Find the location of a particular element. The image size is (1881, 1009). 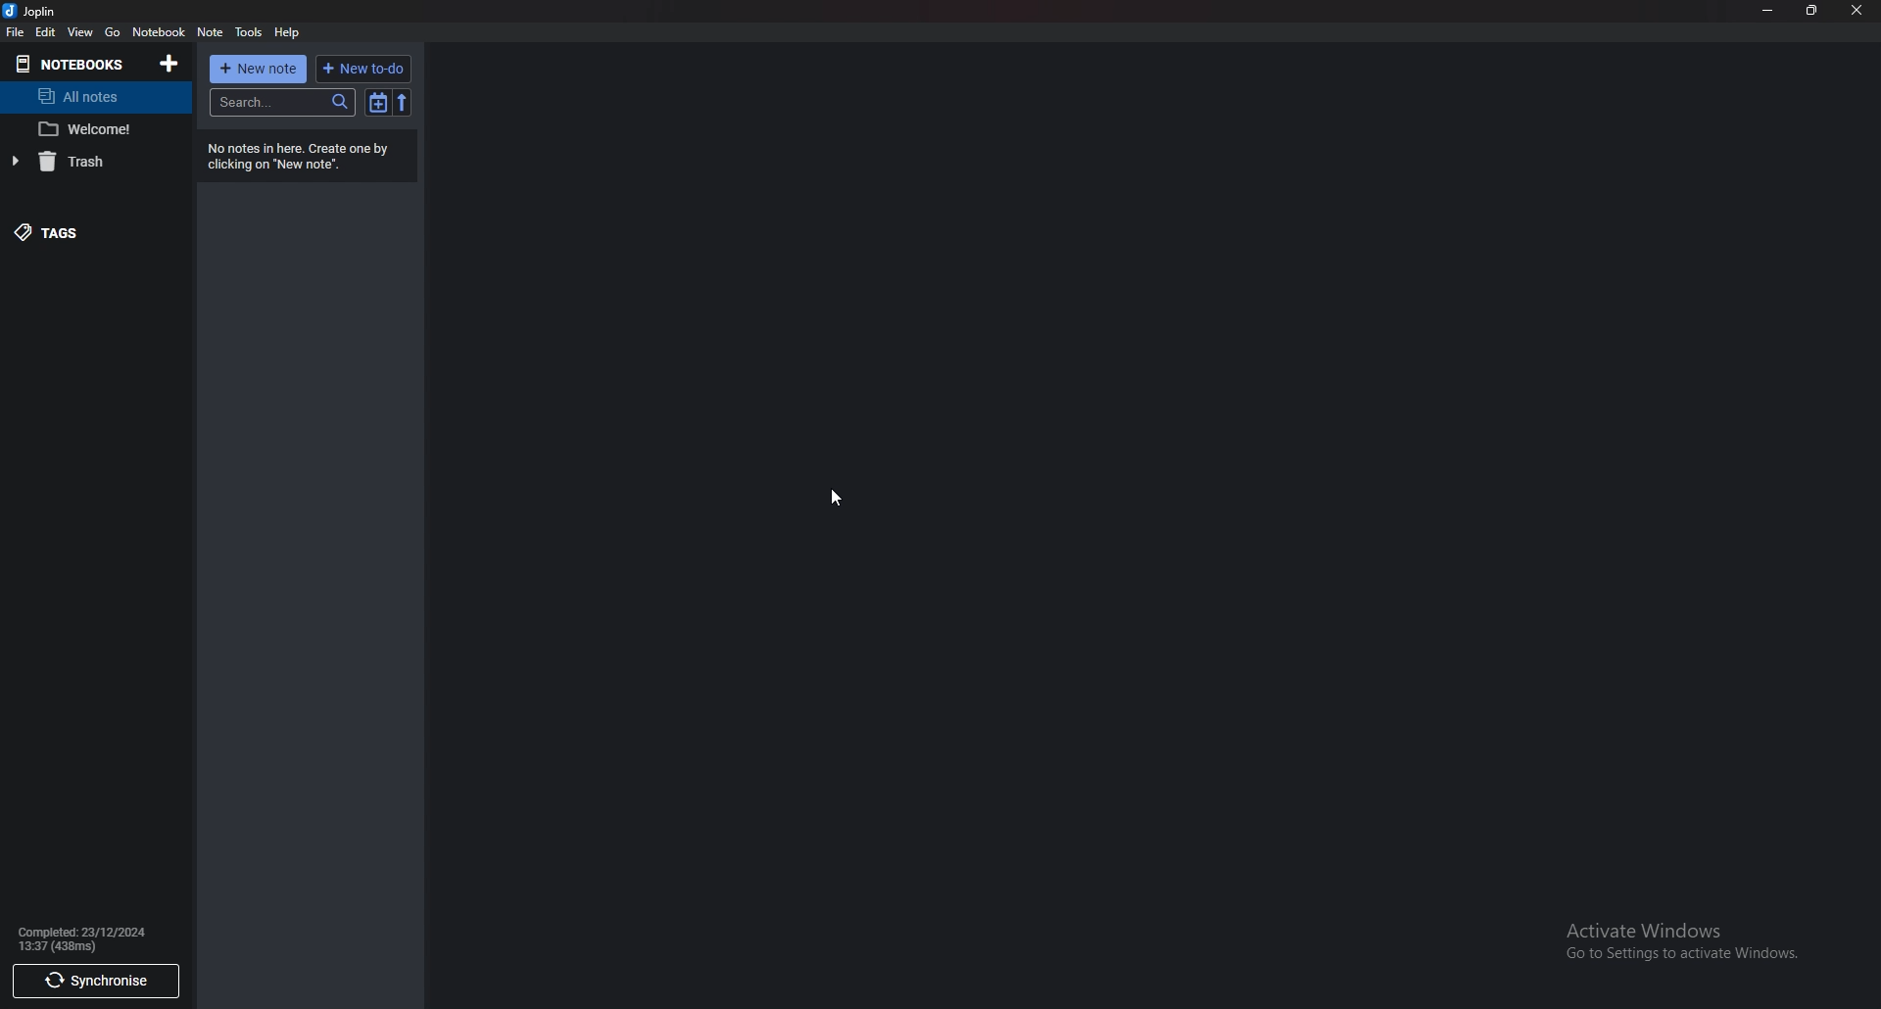

close is located at coordinates (1857, 10).